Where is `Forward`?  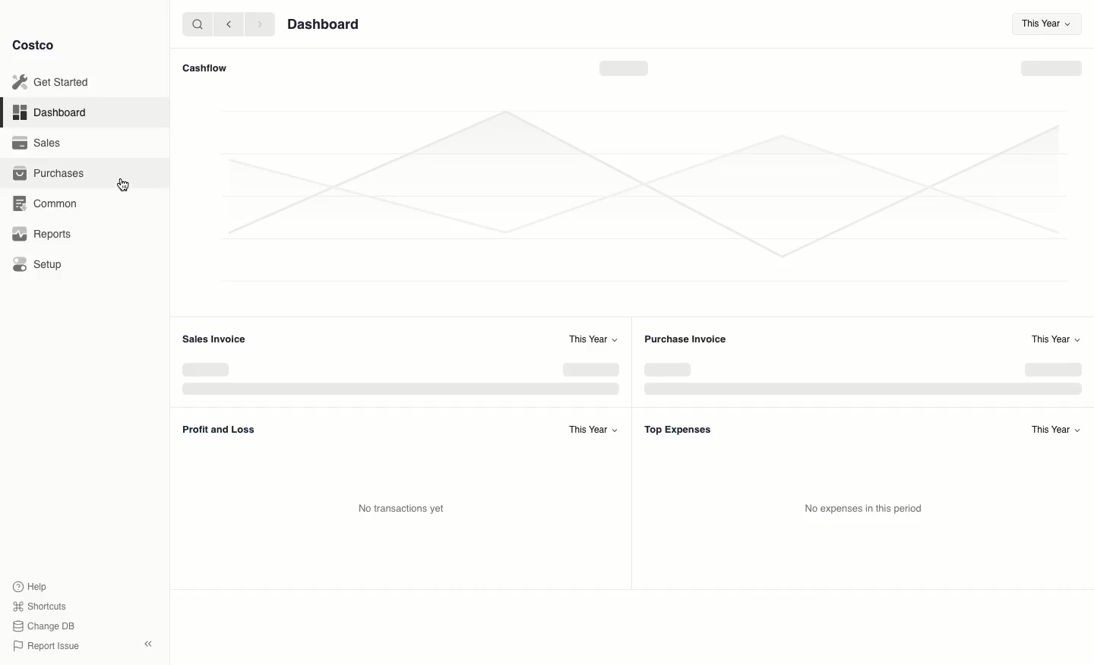
Forward is located at coordinates (258, 24).